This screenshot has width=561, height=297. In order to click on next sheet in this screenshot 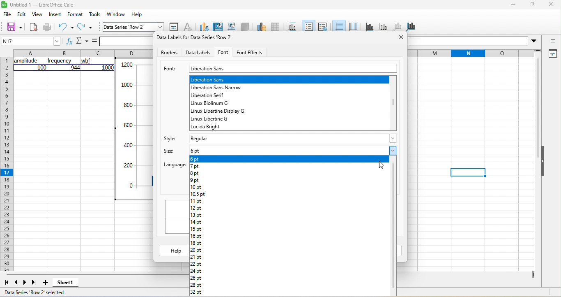, I will do `click(25, 282)`.